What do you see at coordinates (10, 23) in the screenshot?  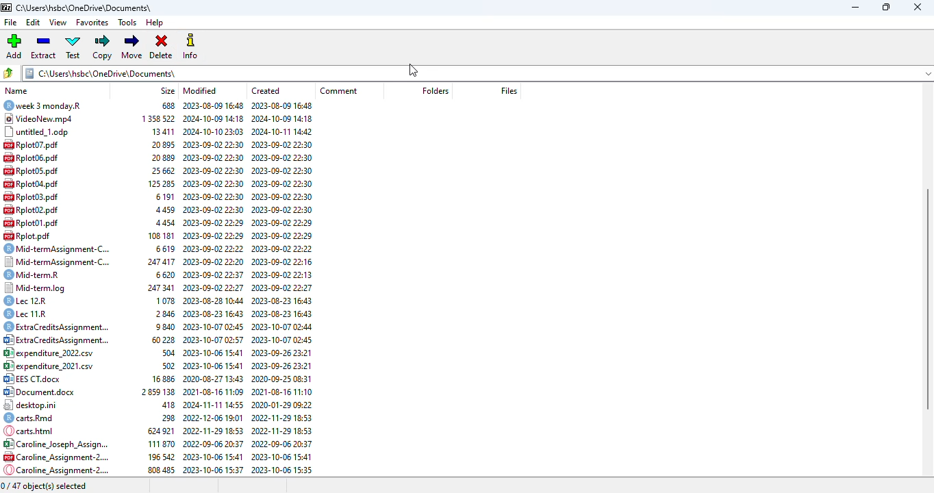 I see `file` at bounding box center [10, 23].